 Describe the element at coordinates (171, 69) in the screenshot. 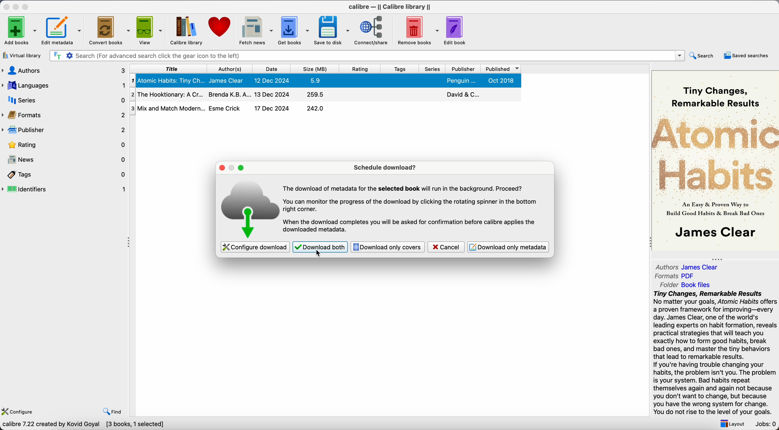

I see `title` at that location.